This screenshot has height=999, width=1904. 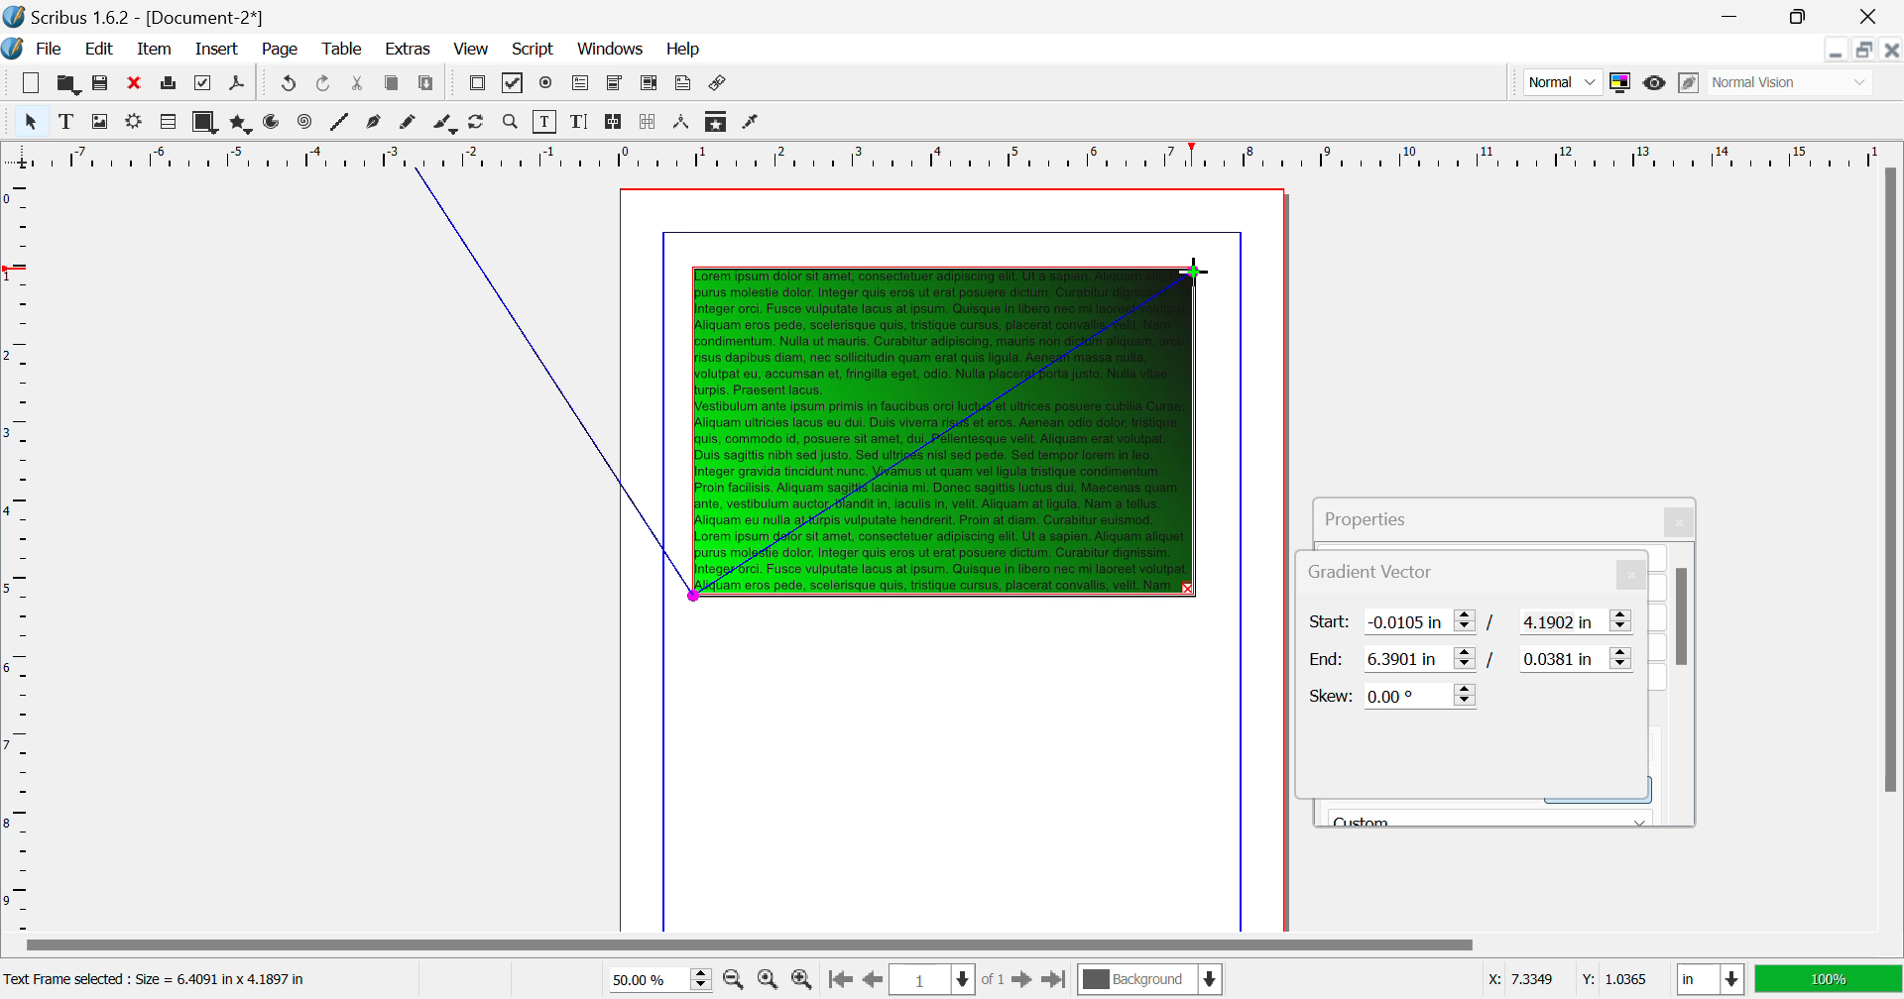 What do you see at coordinates (682, 85) in the screenshot?
I see `Text Annotation` at bounding box center [682, 85].